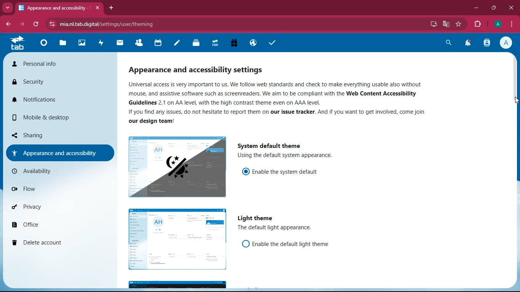 The width and height of the screenshot is (520, 292). I want to click on notifications, so click(467, 44).